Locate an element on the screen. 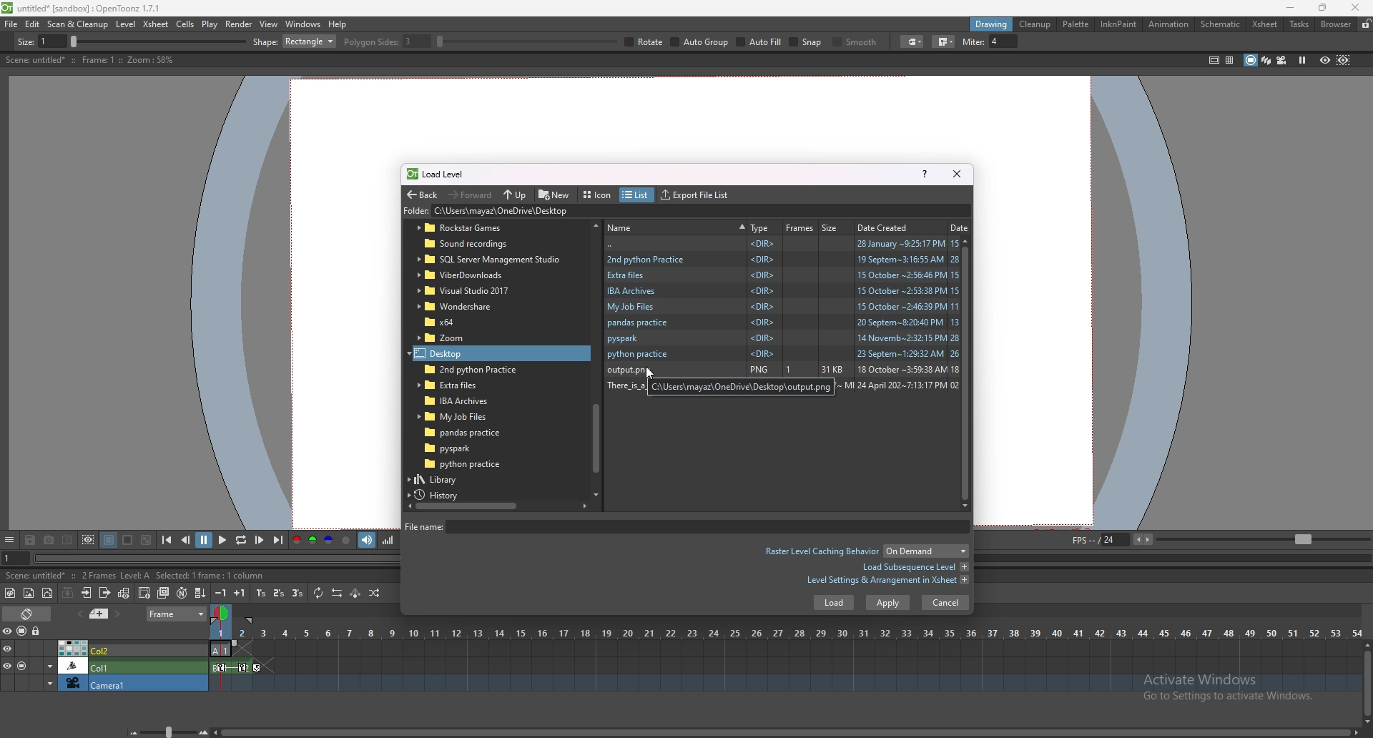 This screenshot has width=1373, height=738. folder is located at coordinates (456, 338).